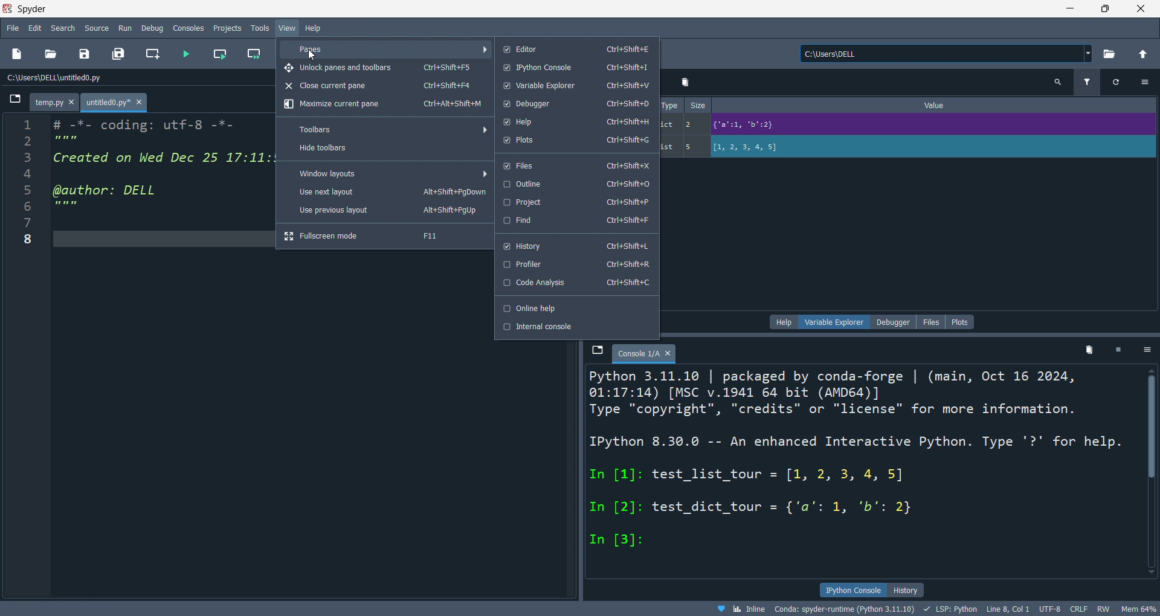 Image resolution: width=1160 pixels, height=616 pixels. What do you see at coordinates (257, 54) in the screenshot?
I see `run cell and move` at bounding box center [257, 54].